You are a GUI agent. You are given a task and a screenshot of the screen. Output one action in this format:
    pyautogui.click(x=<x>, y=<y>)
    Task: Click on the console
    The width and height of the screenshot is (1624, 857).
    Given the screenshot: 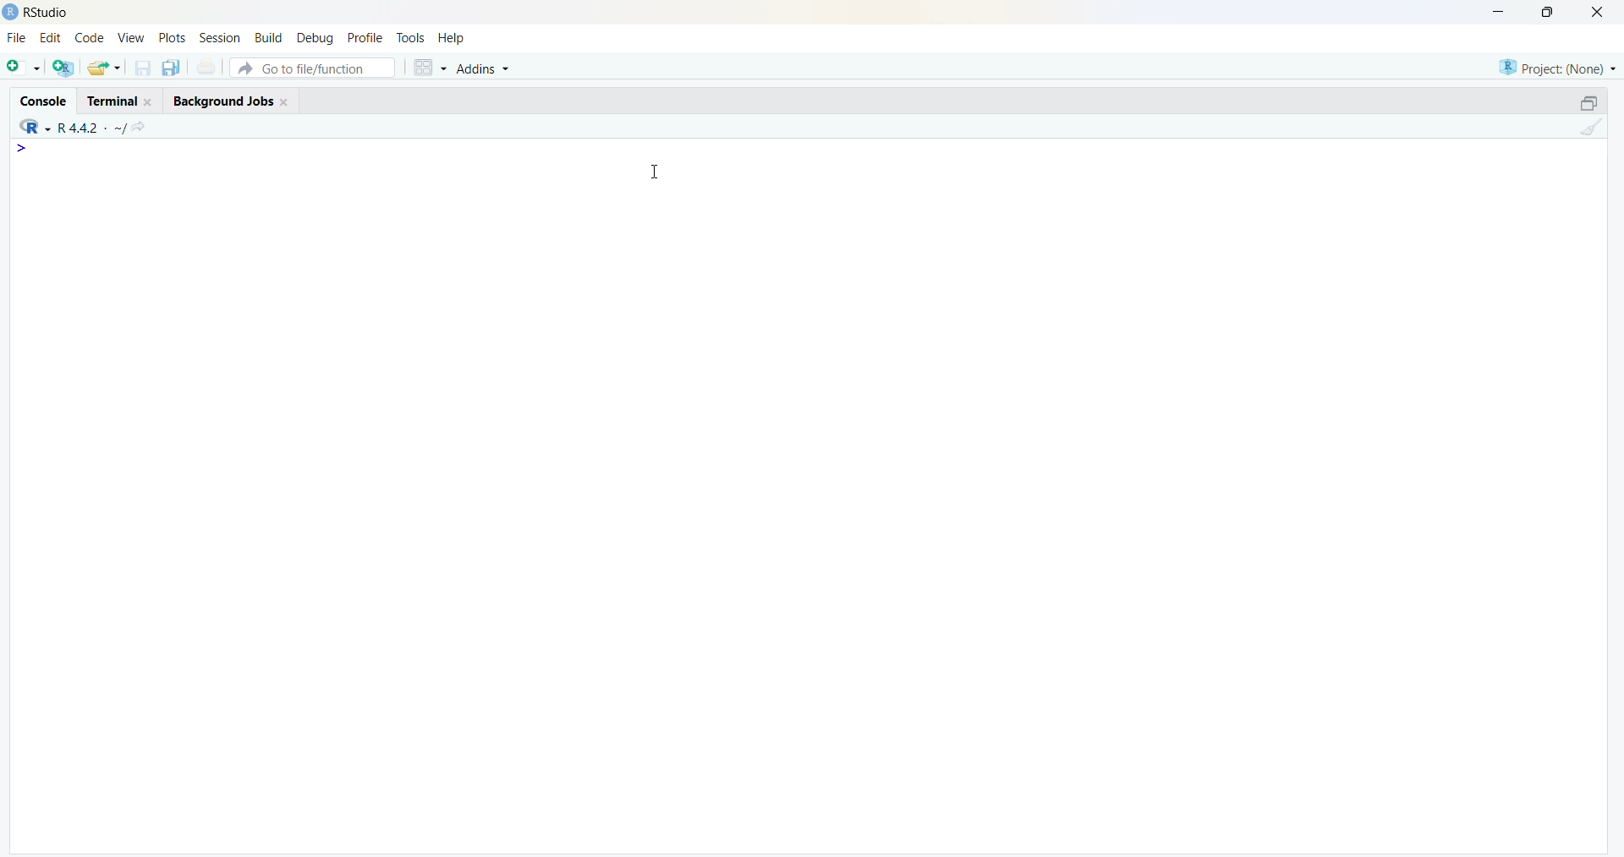 What is the action you would take?
    pyautogui.click(x=45, y=101)
    